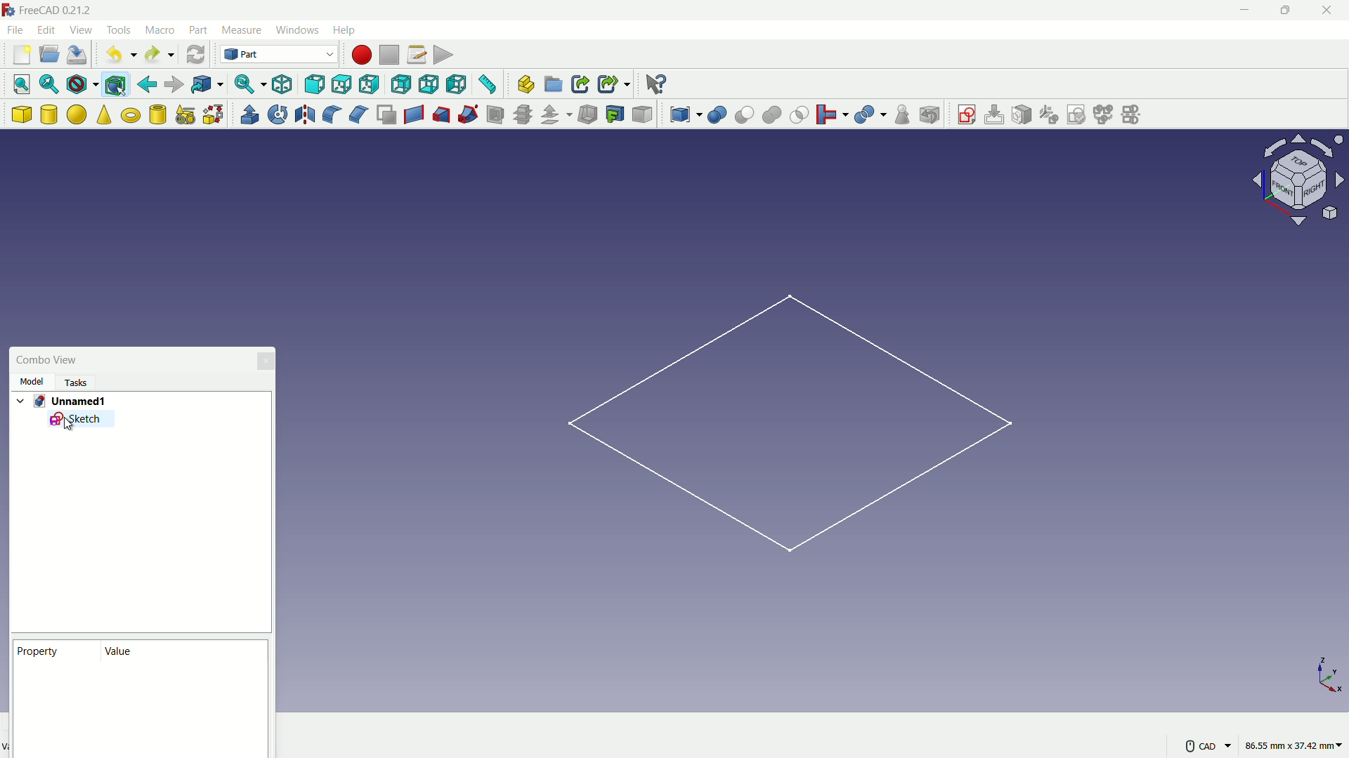 Image resolution: width=1349 pixels, height=758 pixels. I want to click on X,Y and Z axis, so click(1320, 676).